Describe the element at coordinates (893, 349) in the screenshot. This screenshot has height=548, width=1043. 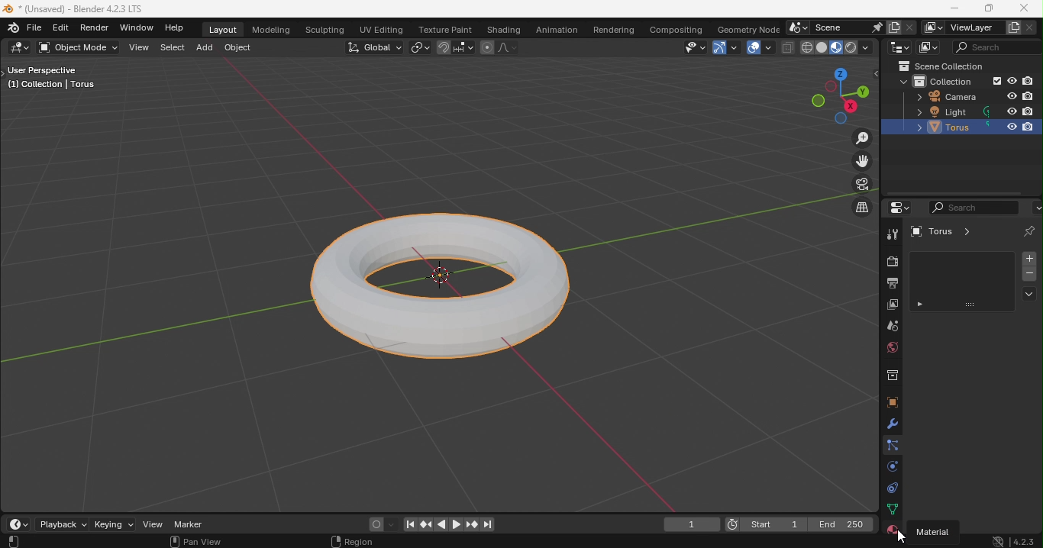
I see `World` at that location.